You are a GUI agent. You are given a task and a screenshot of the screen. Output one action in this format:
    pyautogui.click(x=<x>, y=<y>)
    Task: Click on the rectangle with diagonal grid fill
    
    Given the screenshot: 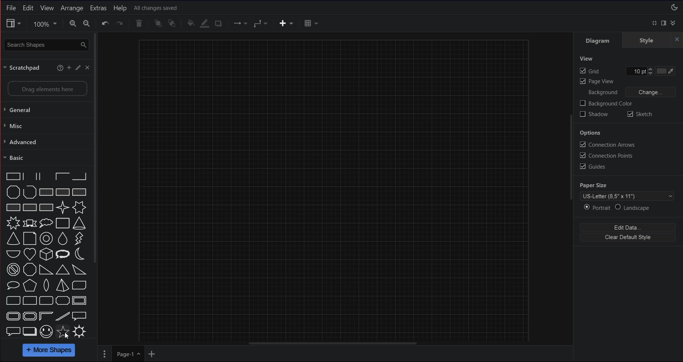 What is the action you would take?
    pyautogui.click(x=46, y=208)
    